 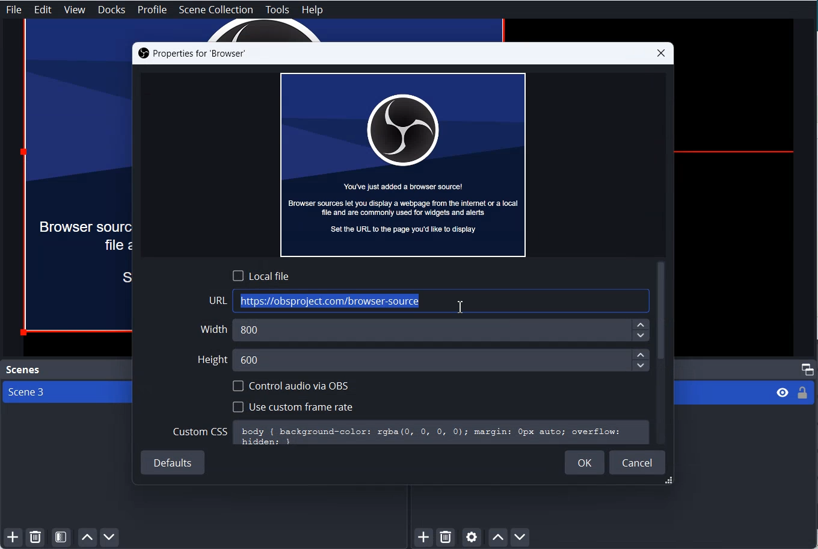 What do you see at coordinates (61, 538) in the screenshot?
I see `Open Scene filter` at bounding box center [61, 538].